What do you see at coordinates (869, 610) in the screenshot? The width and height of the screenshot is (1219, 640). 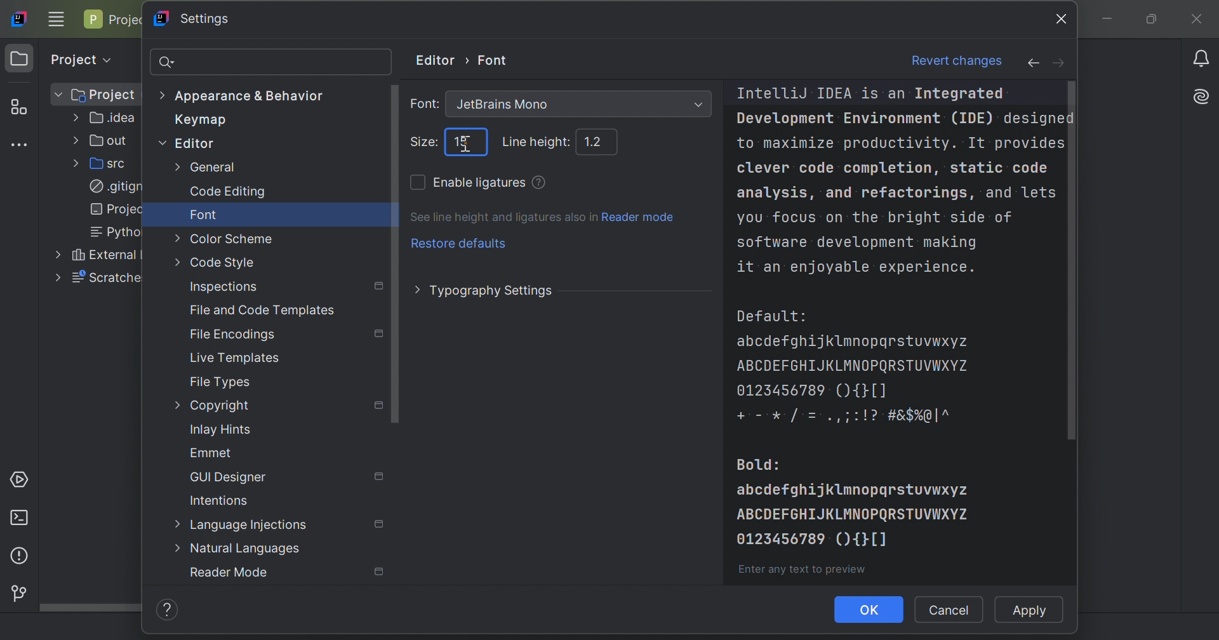 I see `OK` at bounding box center [869, 610].